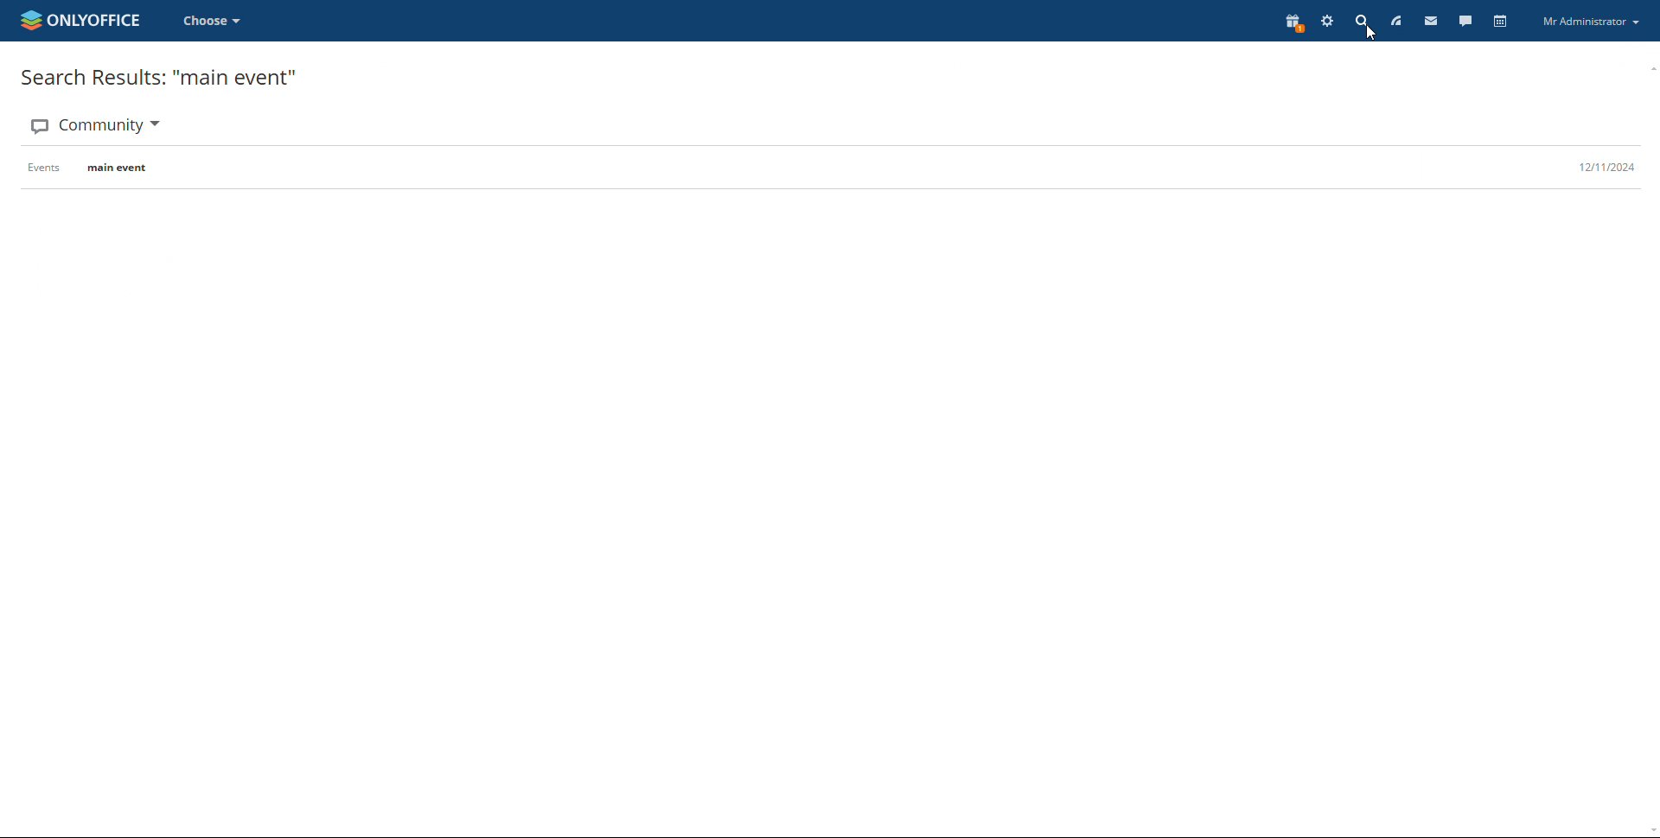 Image resolution: width=1660 pixels, height=838 pixels. Describe the element at coordinates (1500, 22) in the screenshot. I see `calendar` at that location.